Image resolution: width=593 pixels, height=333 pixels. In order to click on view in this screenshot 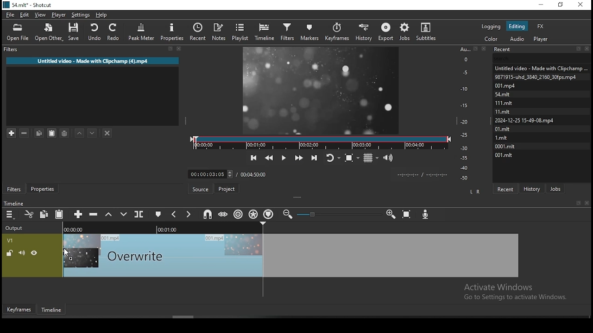, I will do `click(40, 15)`.